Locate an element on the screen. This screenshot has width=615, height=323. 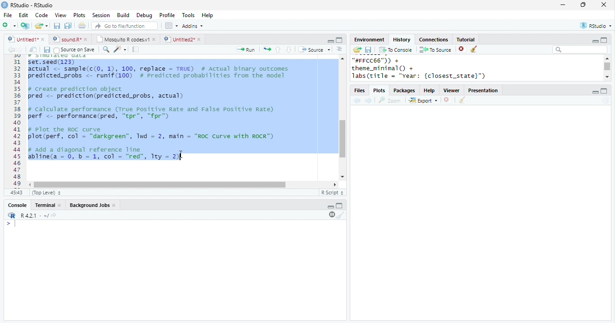
Code is located at coordinates (41, 15).